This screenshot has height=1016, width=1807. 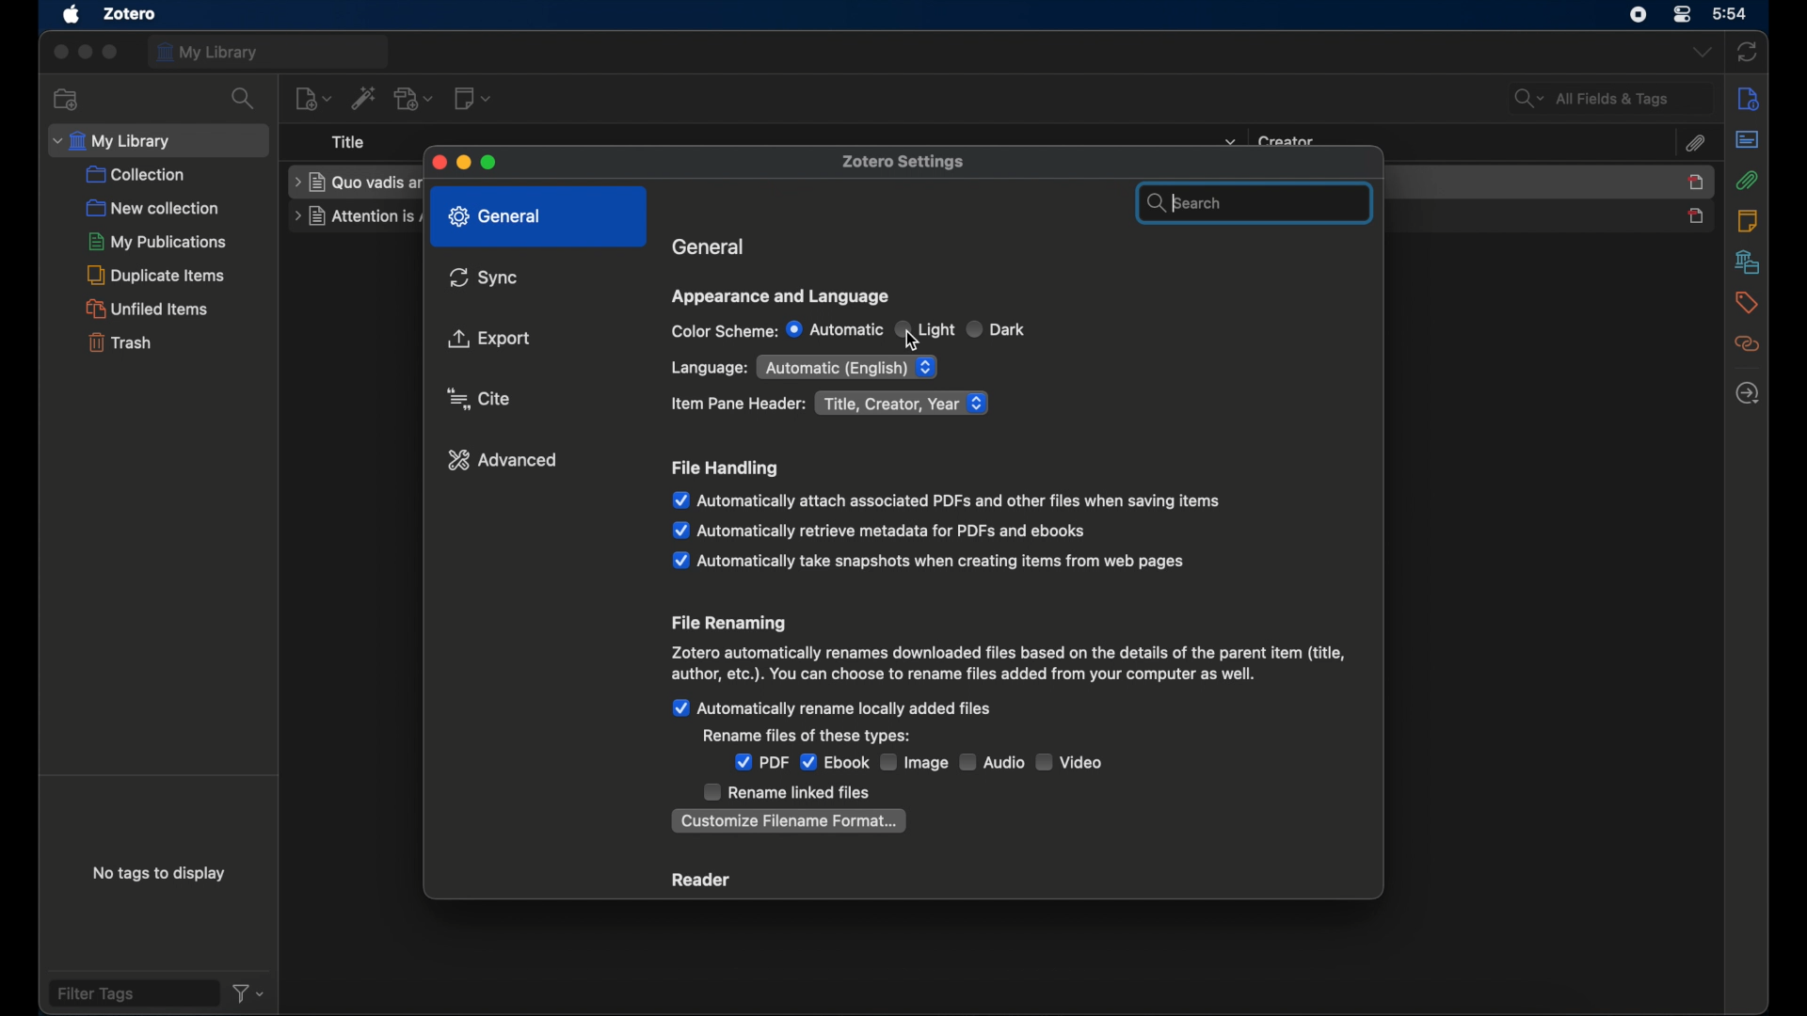 I want to click on automatically attach associated pdfs and other files when saving items, so click(x=944, y=500).